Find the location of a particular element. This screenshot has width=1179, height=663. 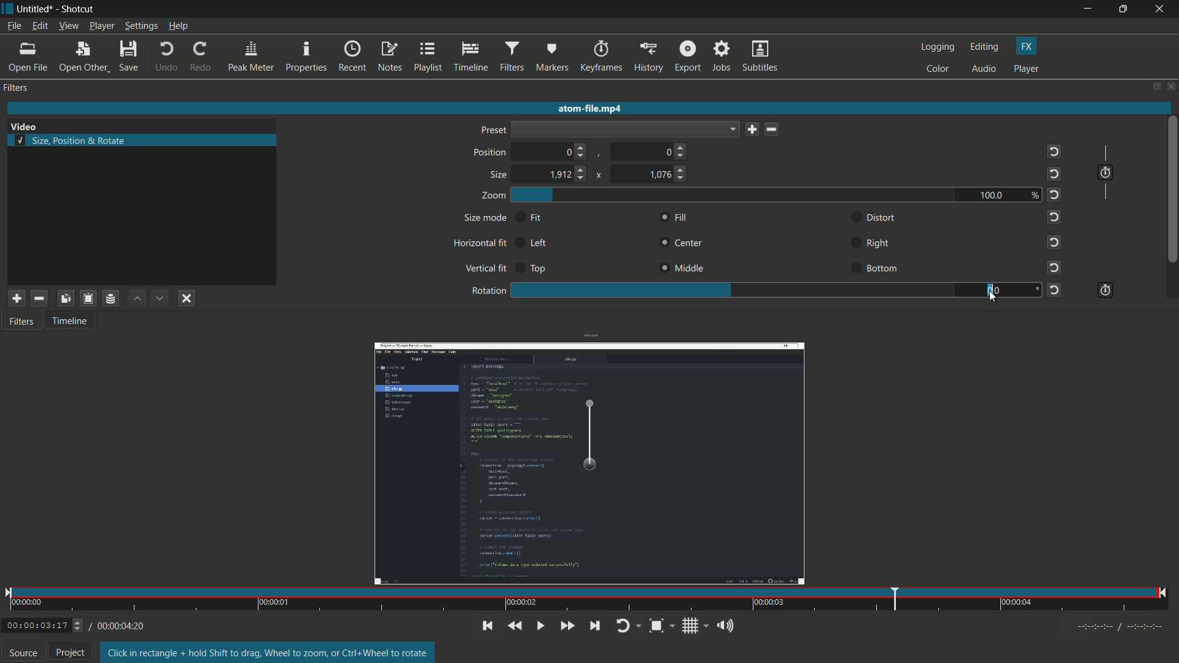

top is located at coordinates (537, 270).